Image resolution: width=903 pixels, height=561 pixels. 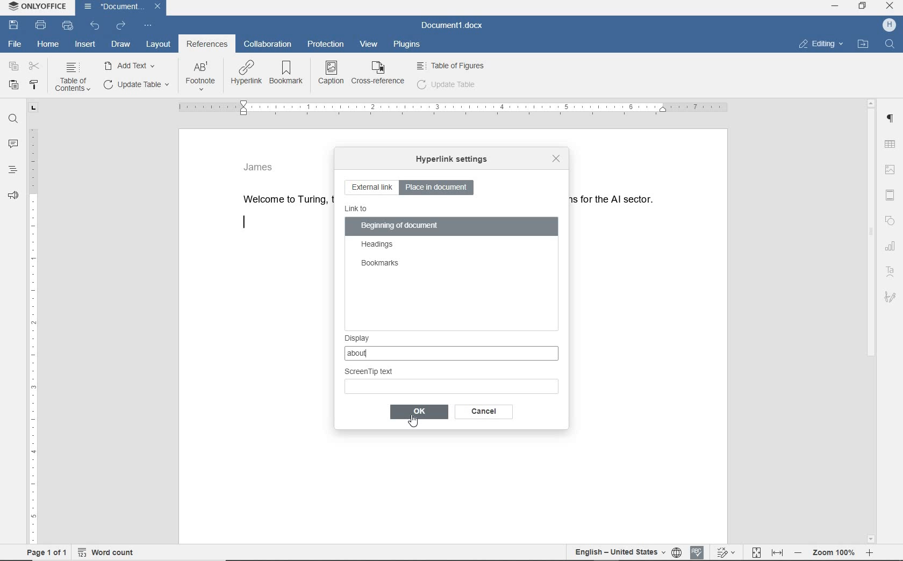 What do you see at coordinates (14, 119) in the screenshot?
I see `find` at bounding box center [14, 119].